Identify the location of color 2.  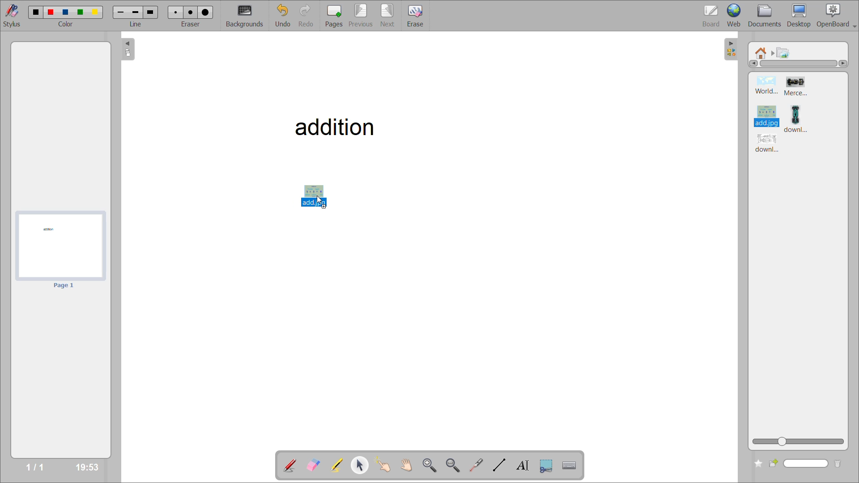
(51, 13).